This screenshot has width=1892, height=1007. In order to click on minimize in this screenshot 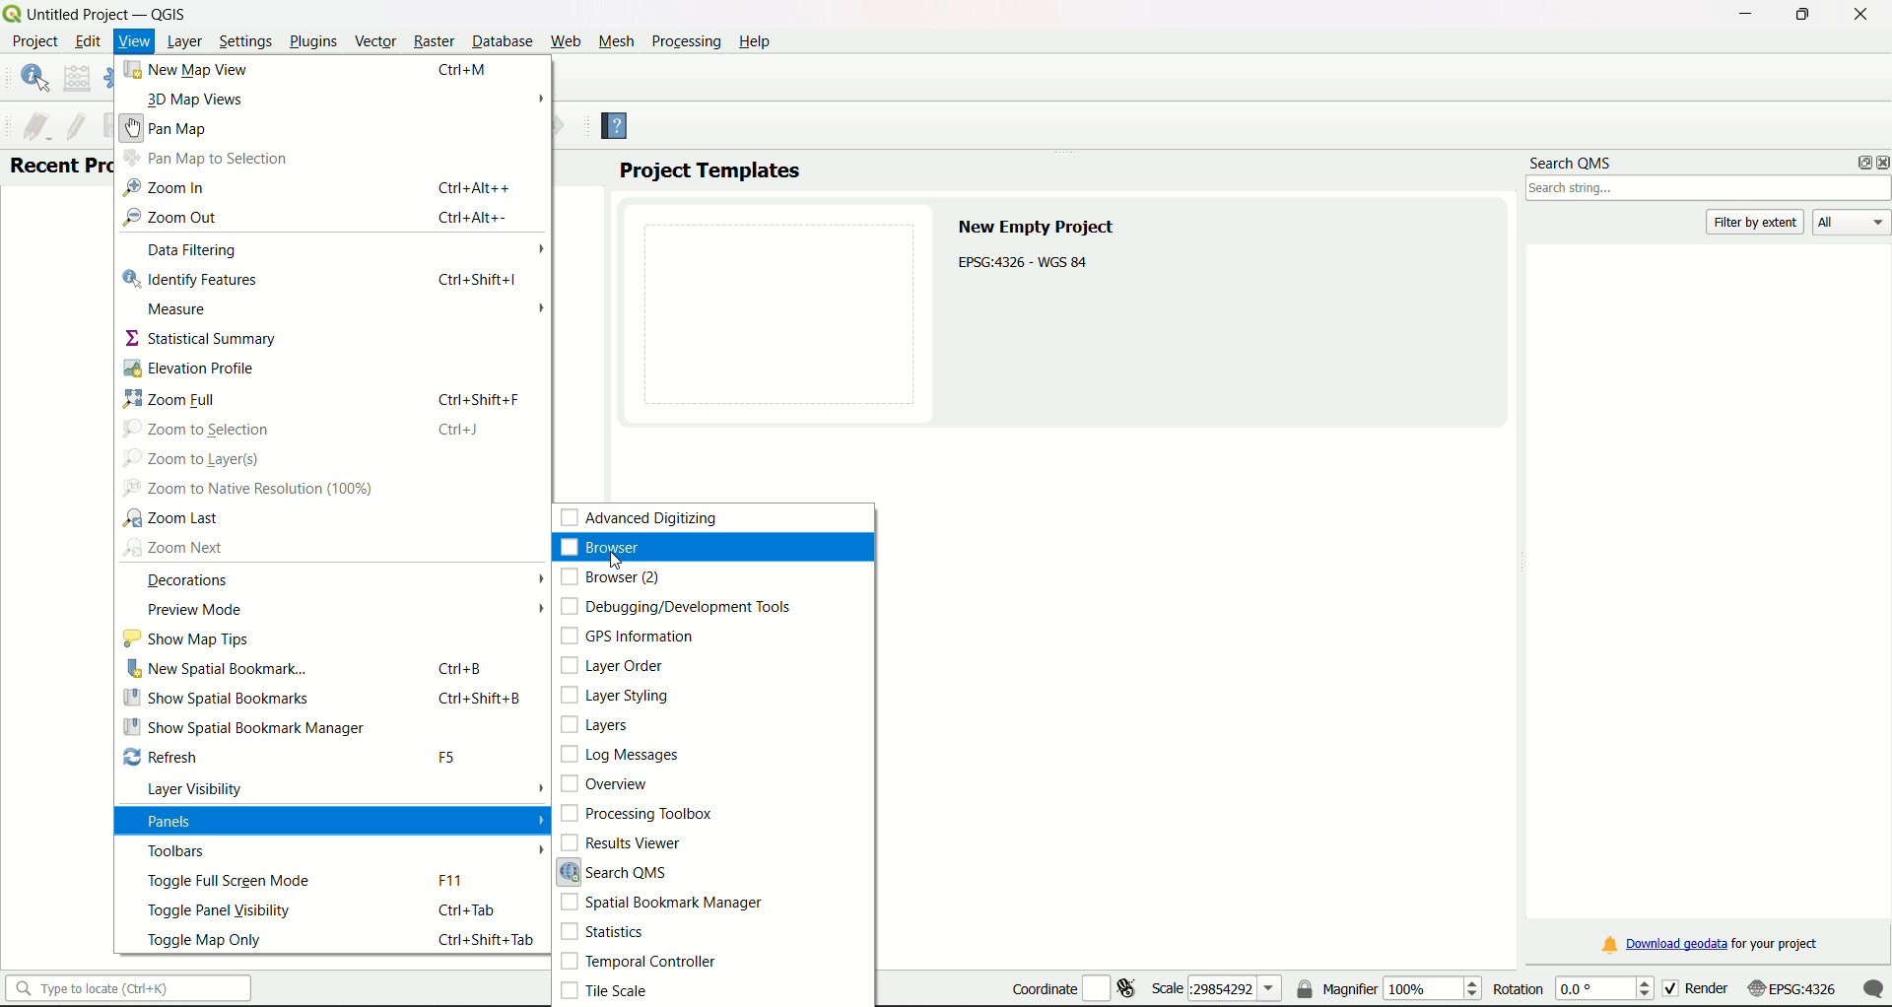, I will do `click(1742, 15)`.